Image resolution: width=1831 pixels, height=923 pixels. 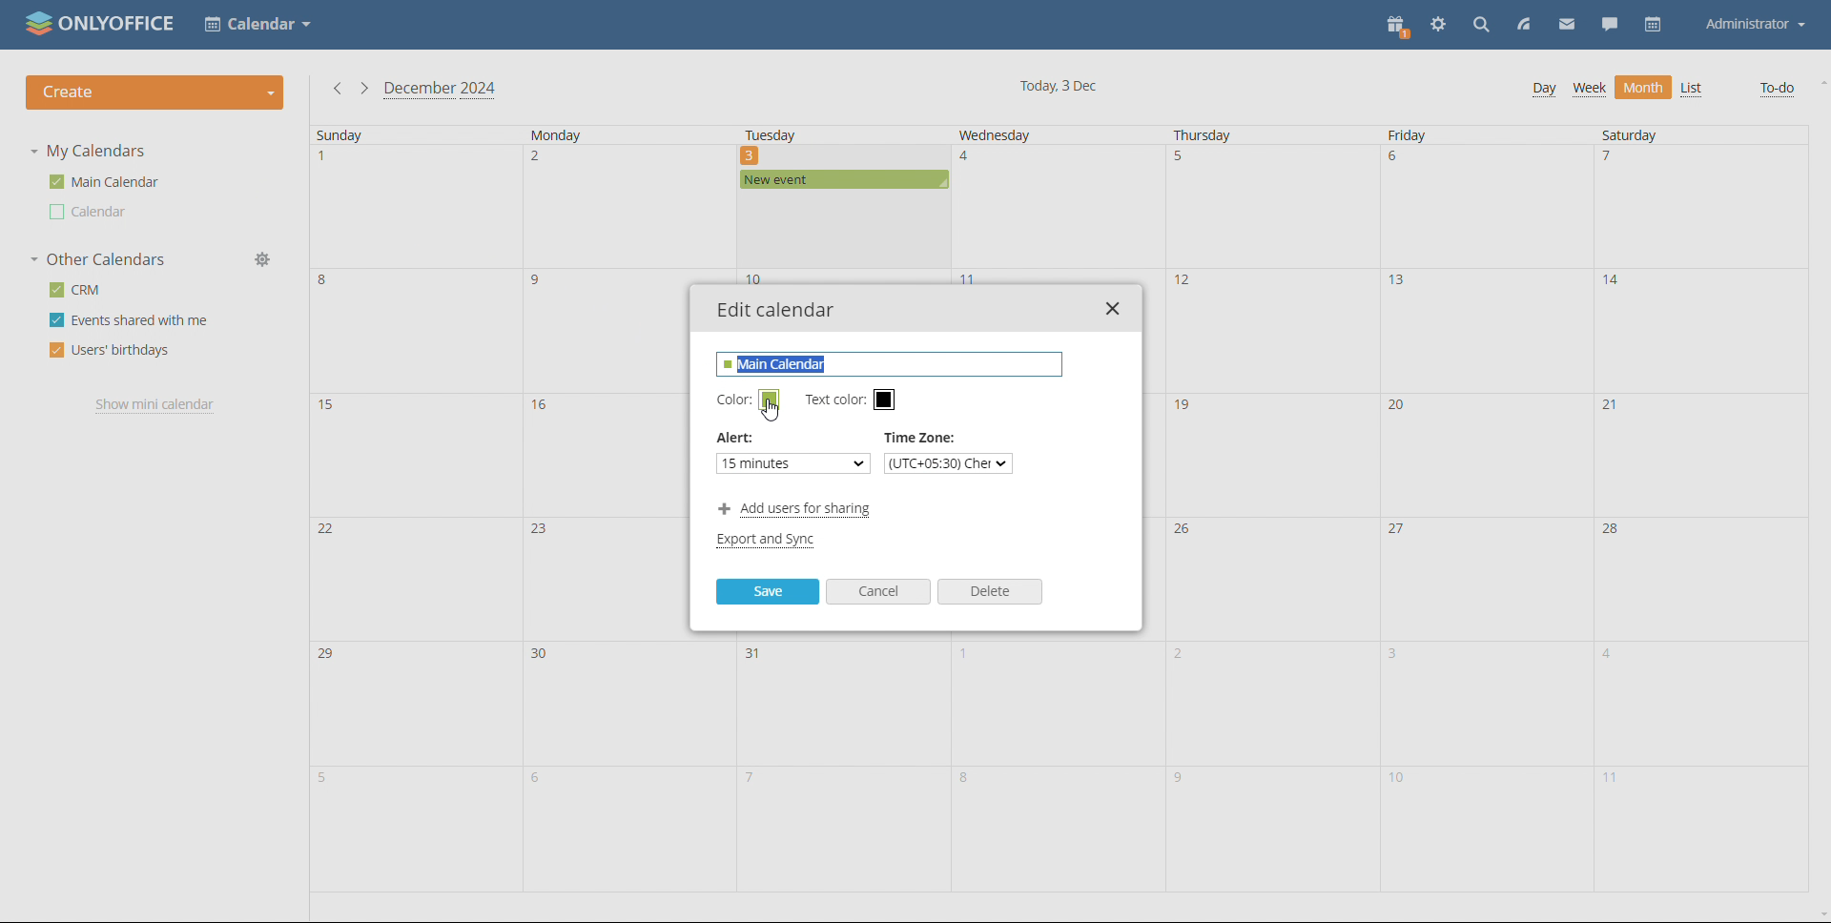 I want to click on date, so click(x=1701, y=830).